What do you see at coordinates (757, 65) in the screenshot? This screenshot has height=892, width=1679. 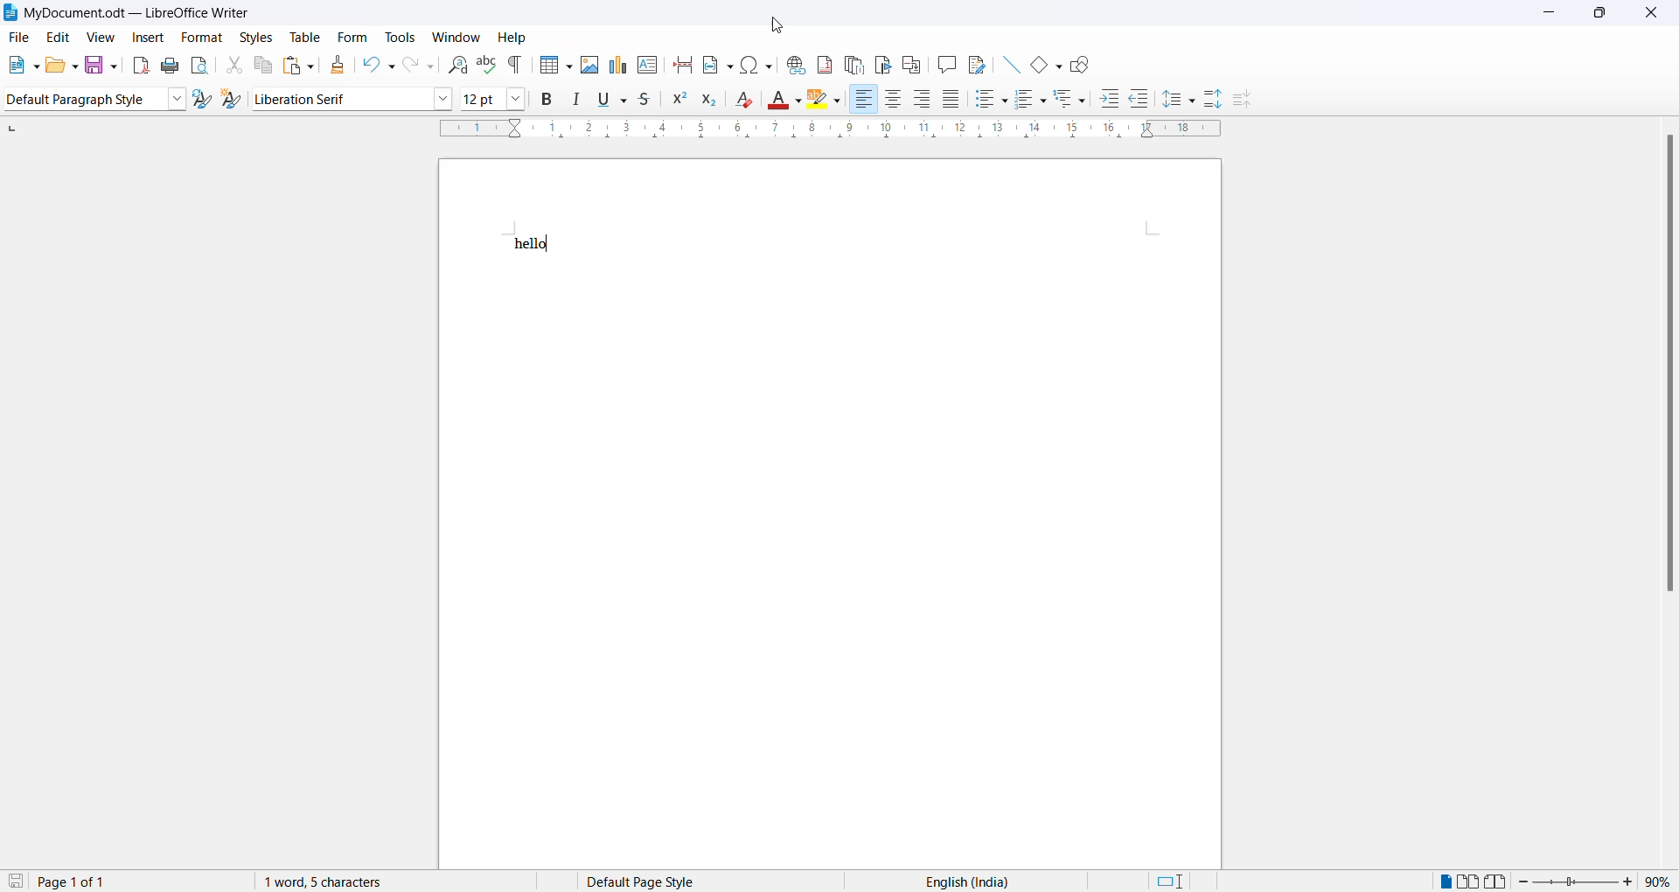 I see `Insert a special character` at bounding box center [757, 65].